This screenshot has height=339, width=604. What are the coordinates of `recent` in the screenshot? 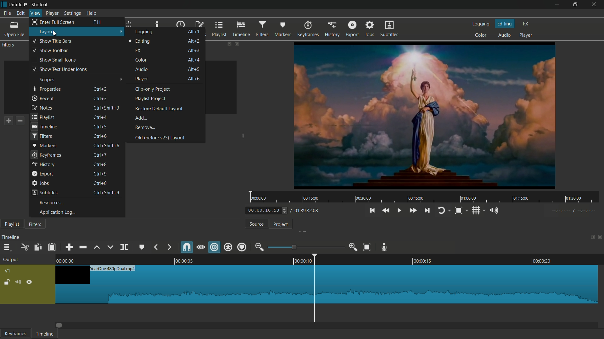 It's located at (43, 99).